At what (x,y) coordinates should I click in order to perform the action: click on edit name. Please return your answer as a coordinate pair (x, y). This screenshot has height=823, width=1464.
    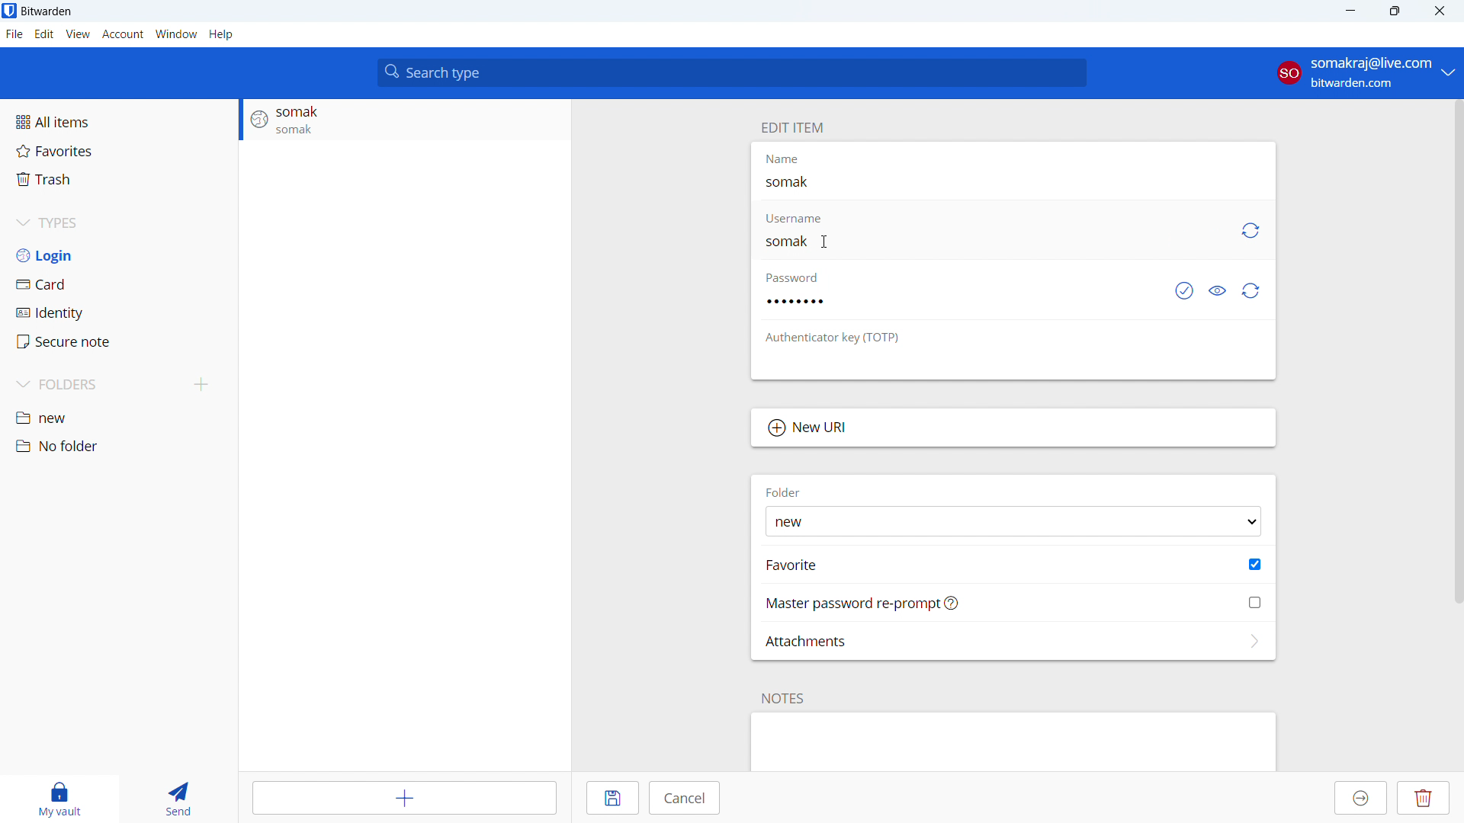
    Looking at the image, I should click on (1012, 182).